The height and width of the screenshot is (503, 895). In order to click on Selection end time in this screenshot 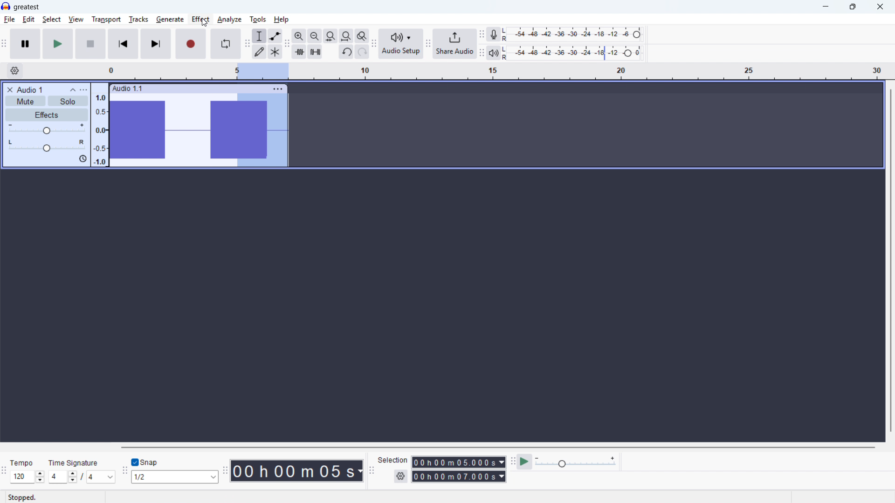, I will do `click(459, 476)`.